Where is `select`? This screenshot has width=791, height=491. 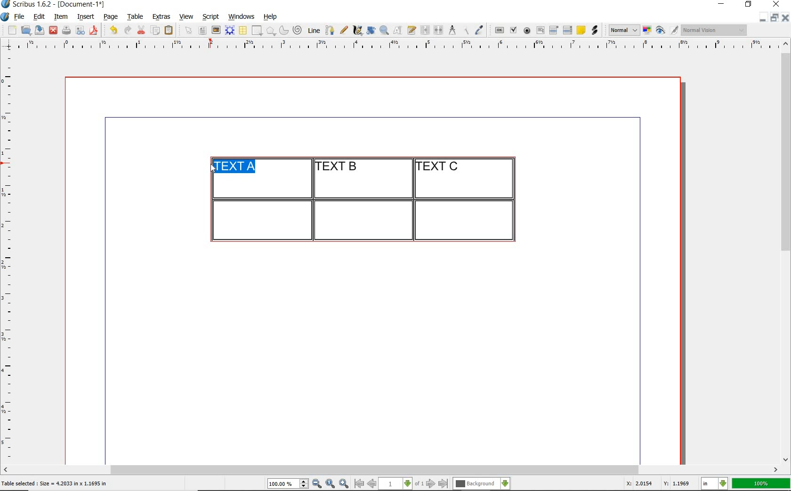
select is located at coordinates (189, 31).